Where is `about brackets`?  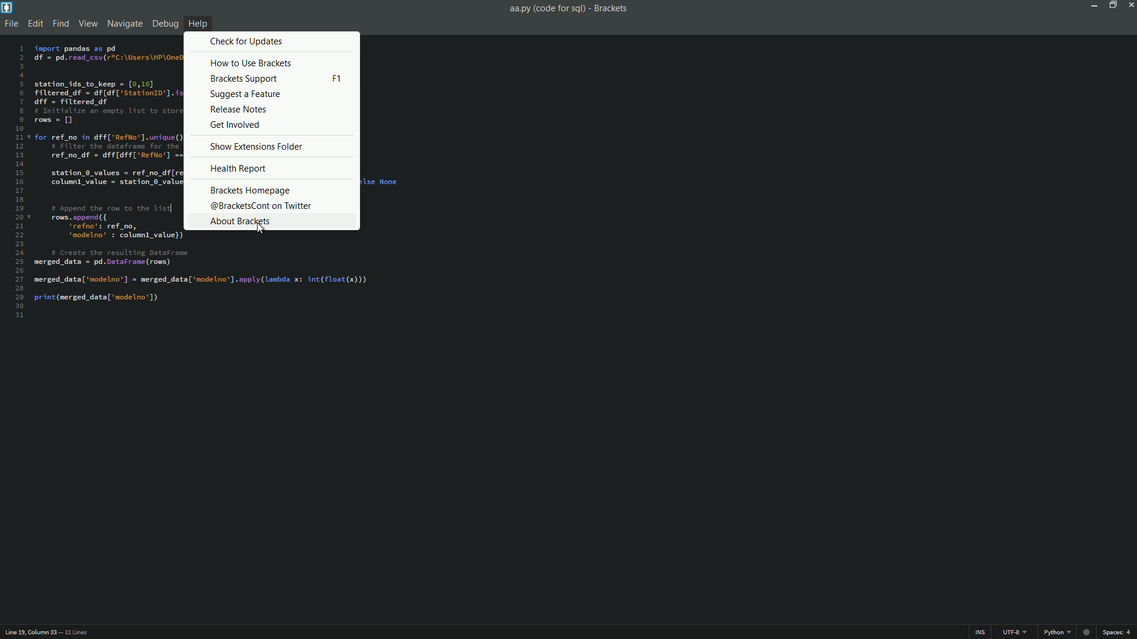
about brackets is located at coordinates (240, 221).